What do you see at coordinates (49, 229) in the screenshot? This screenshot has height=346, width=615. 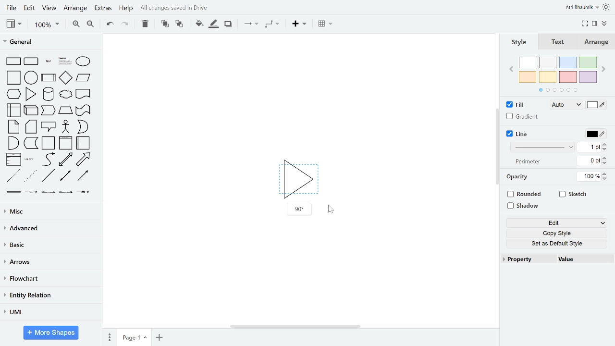 I see `advanced` at bounding box center [49, 229].